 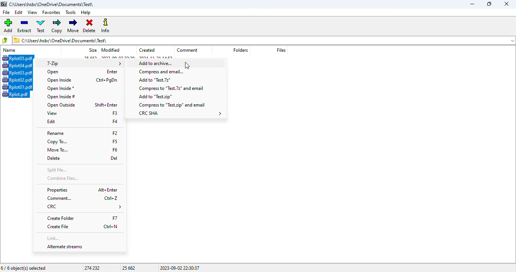 What do you see at coordinates (17, 73) in the screenshot?
I see `rplot03` at bounding box center [17, 73].